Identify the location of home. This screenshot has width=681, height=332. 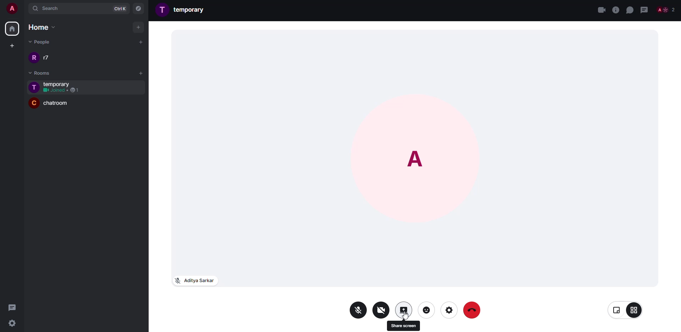
(39, 27).